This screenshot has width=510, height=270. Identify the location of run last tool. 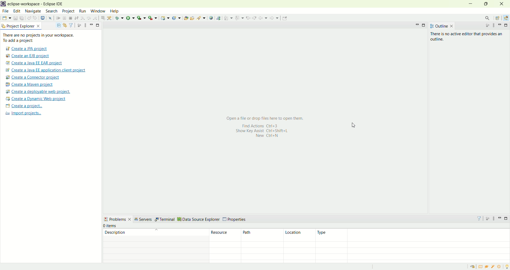
(152, 18).